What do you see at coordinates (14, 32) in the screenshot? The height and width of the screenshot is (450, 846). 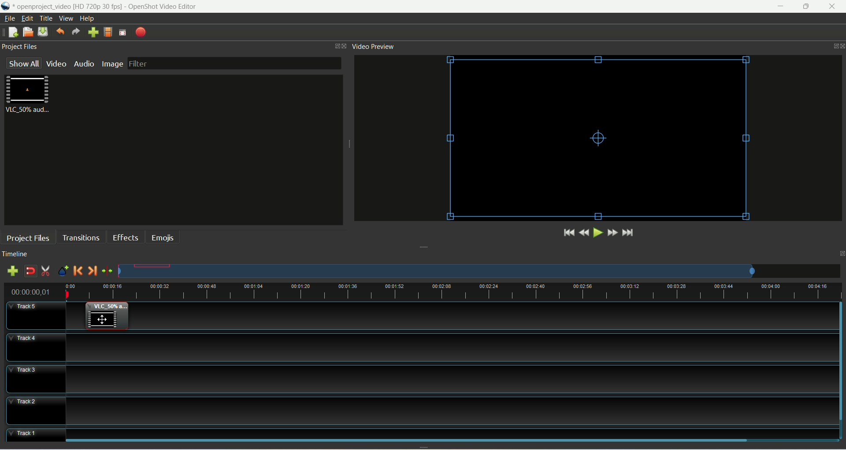 I see `new project` at bounding box center [14, 32].